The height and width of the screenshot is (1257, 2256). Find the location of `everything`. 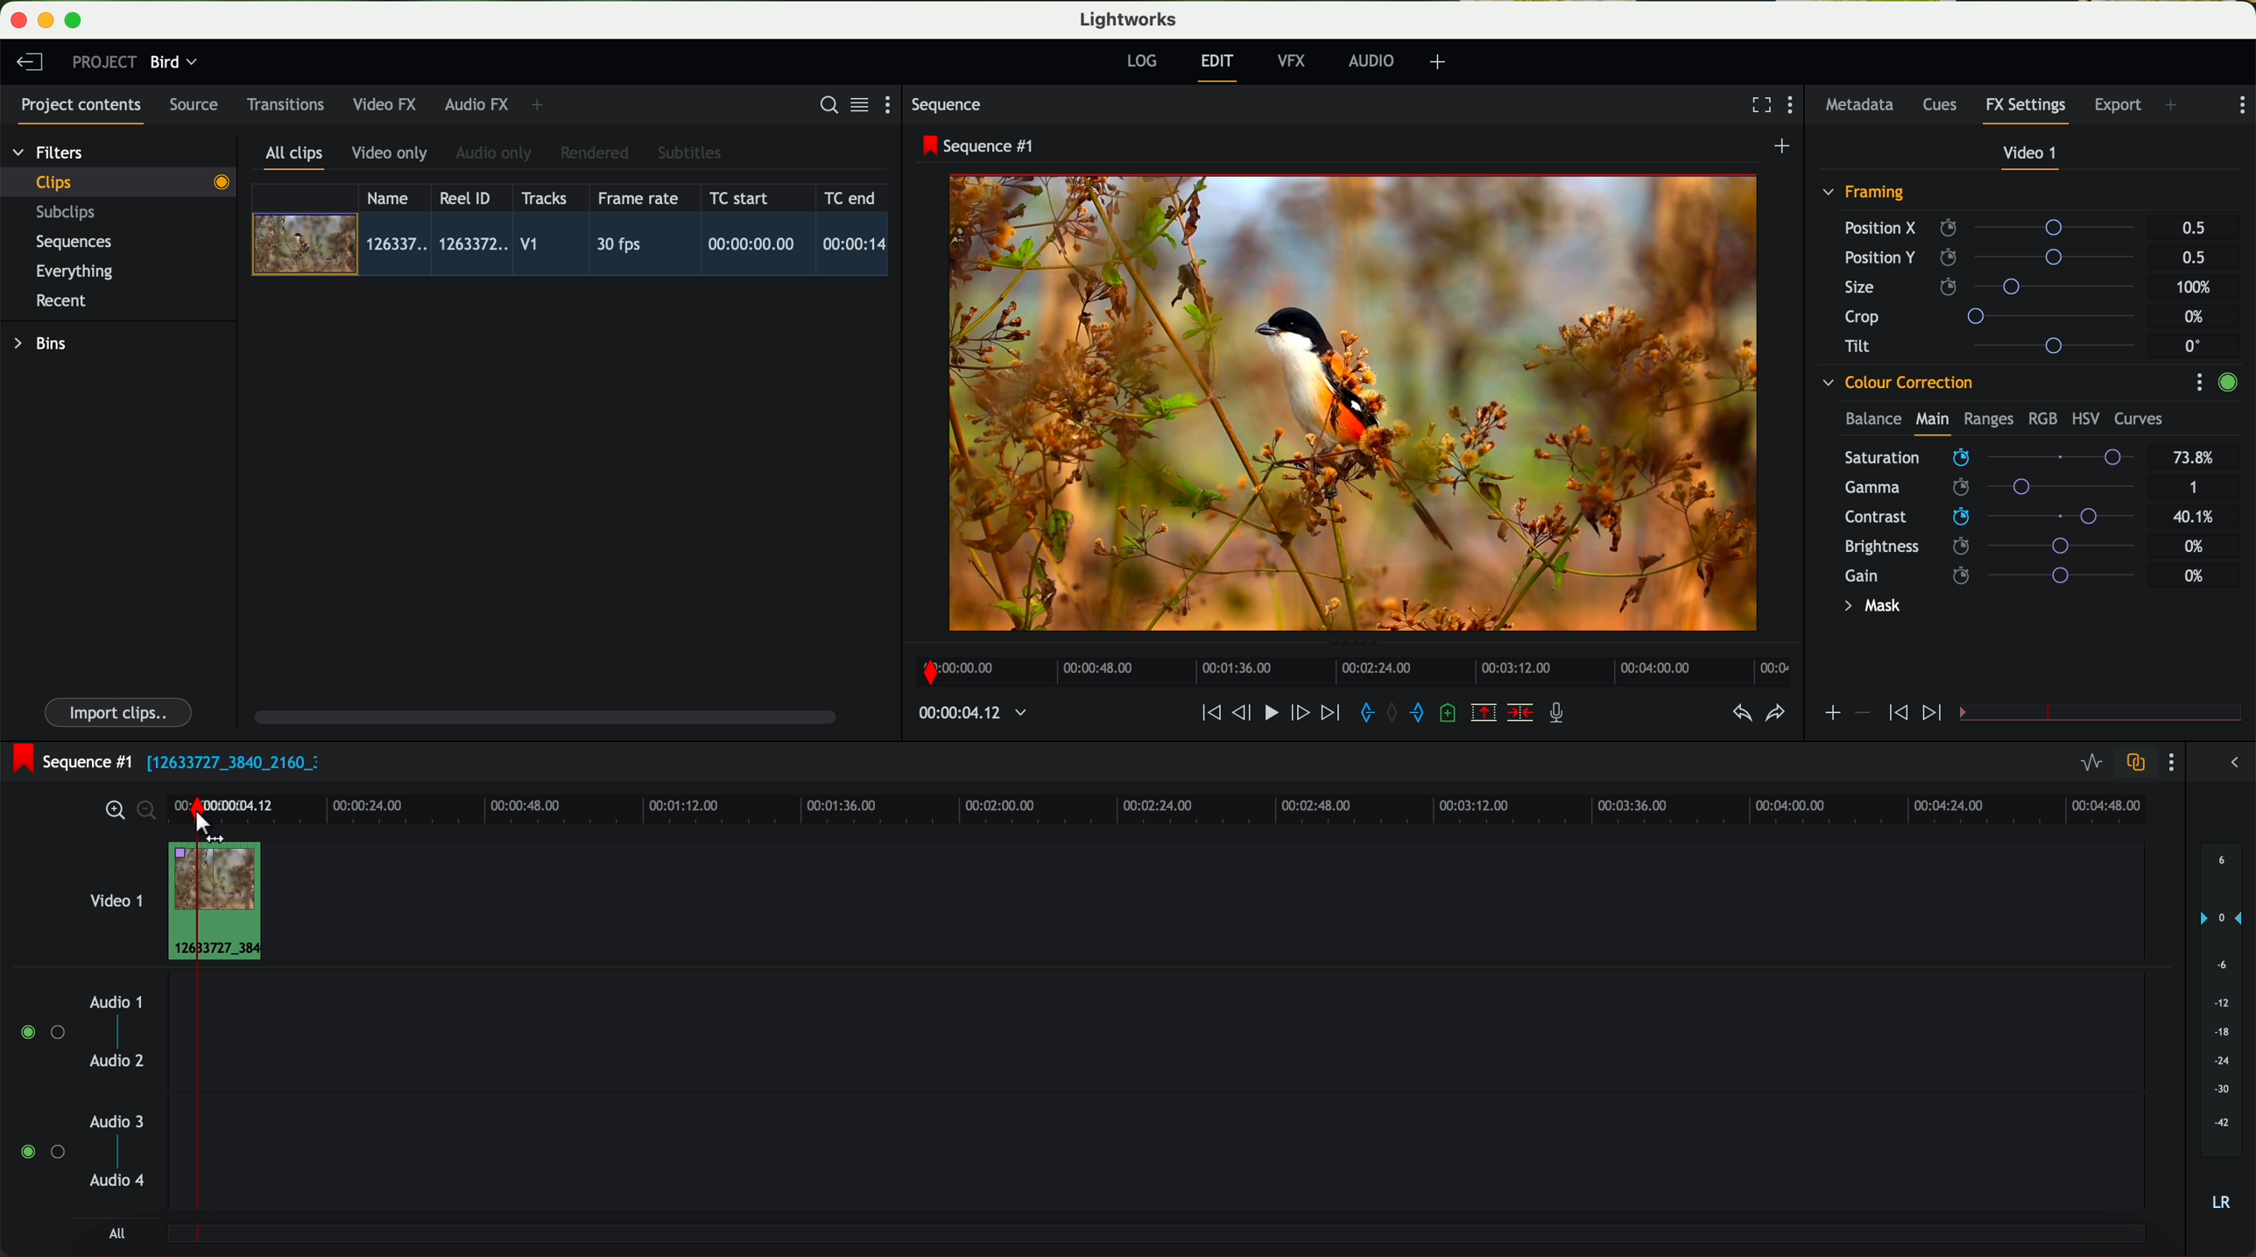

everything is located at coordinates (75, 272).